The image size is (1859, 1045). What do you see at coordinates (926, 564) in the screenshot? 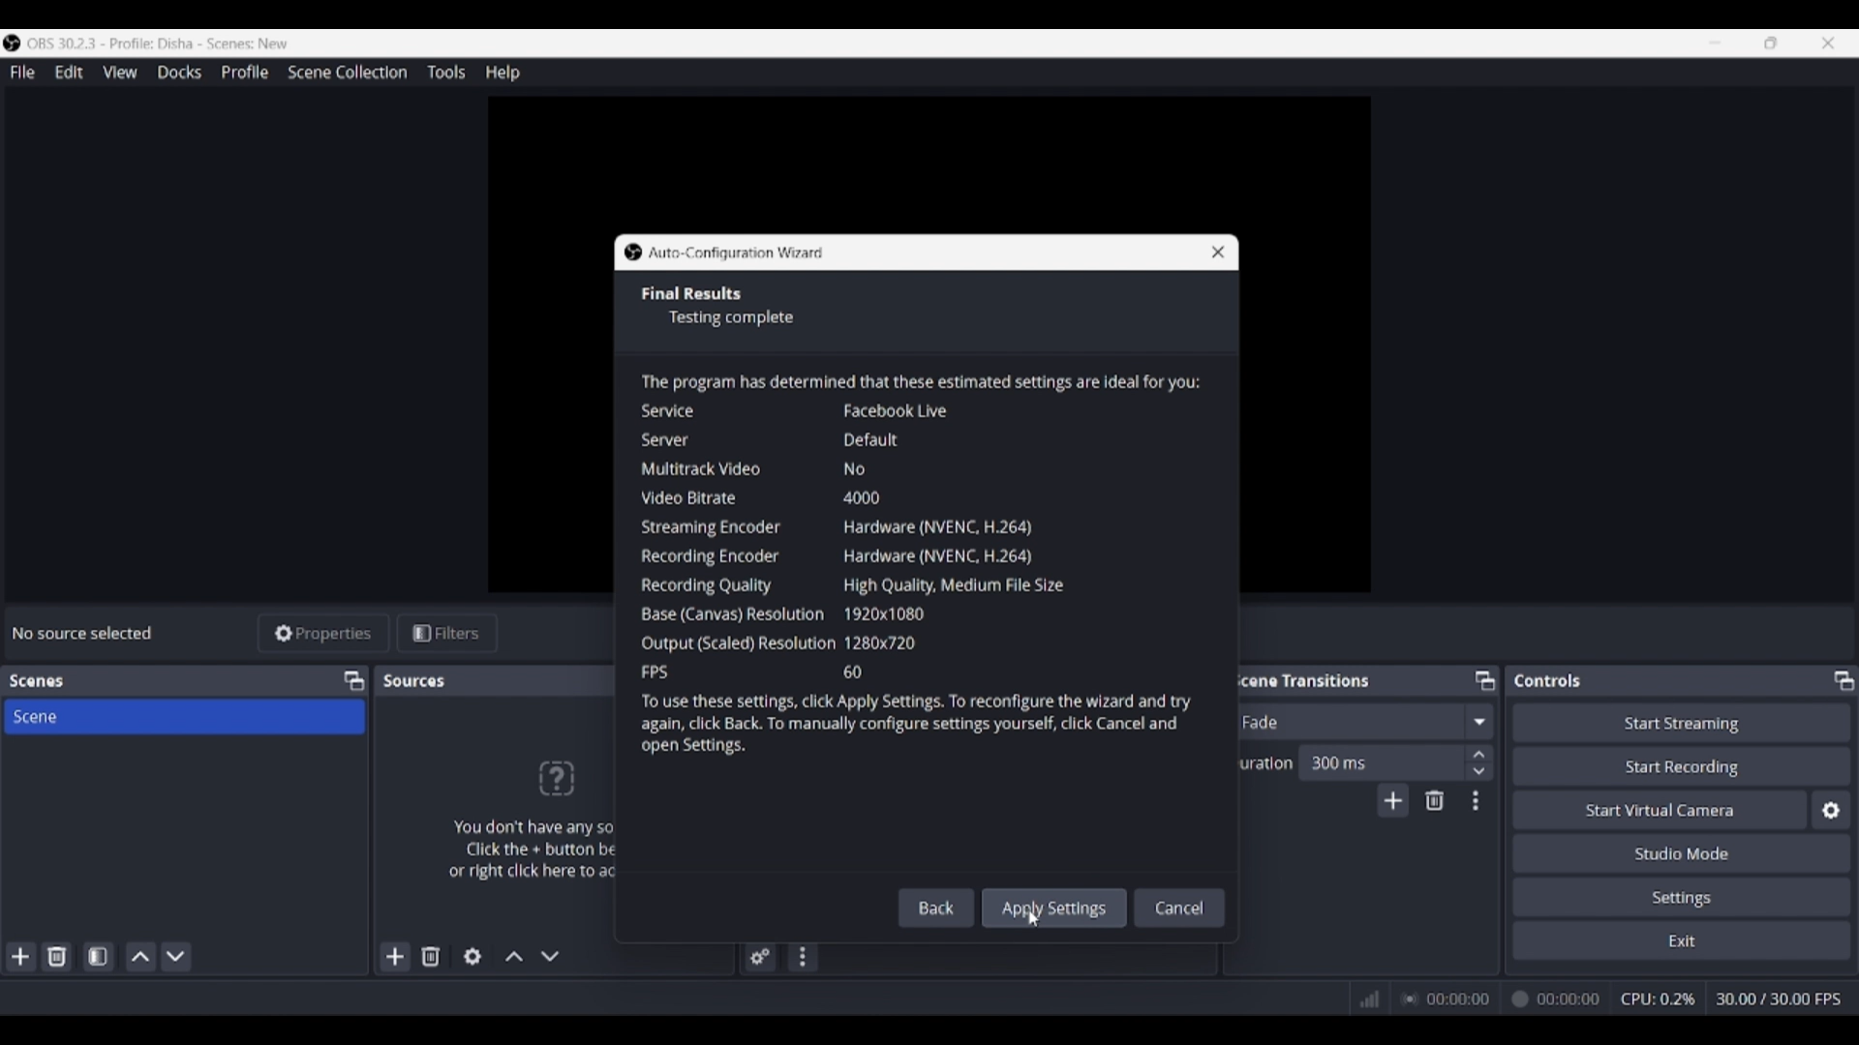
I see `Window description` at bounding box center [926, 564].